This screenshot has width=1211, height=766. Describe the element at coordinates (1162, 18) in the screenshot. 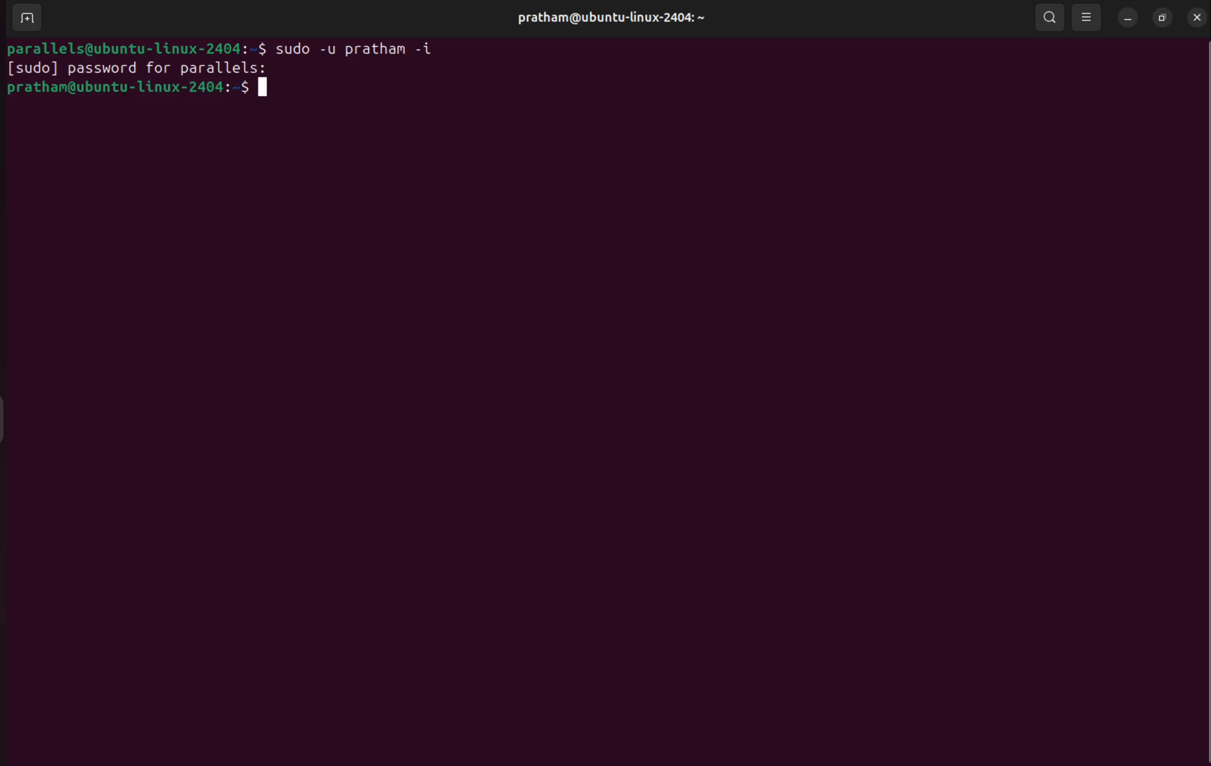

I see `resize` at that location.